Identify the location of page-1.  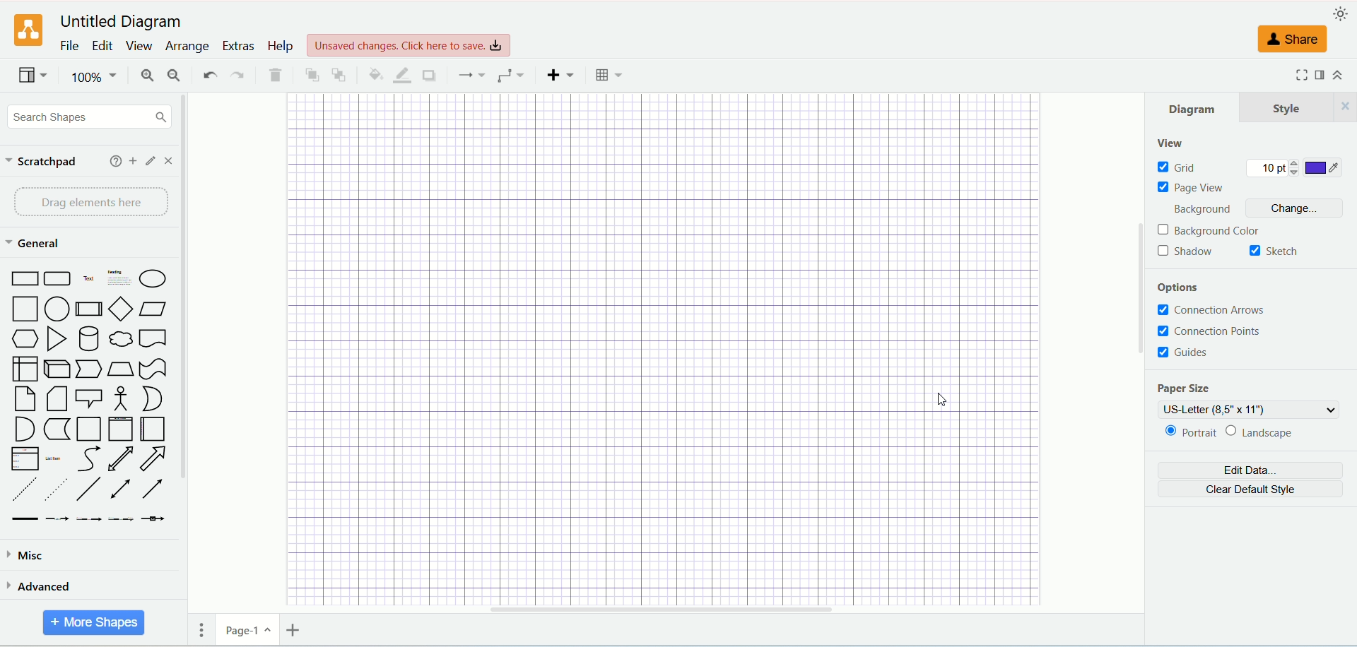
(249, 629).